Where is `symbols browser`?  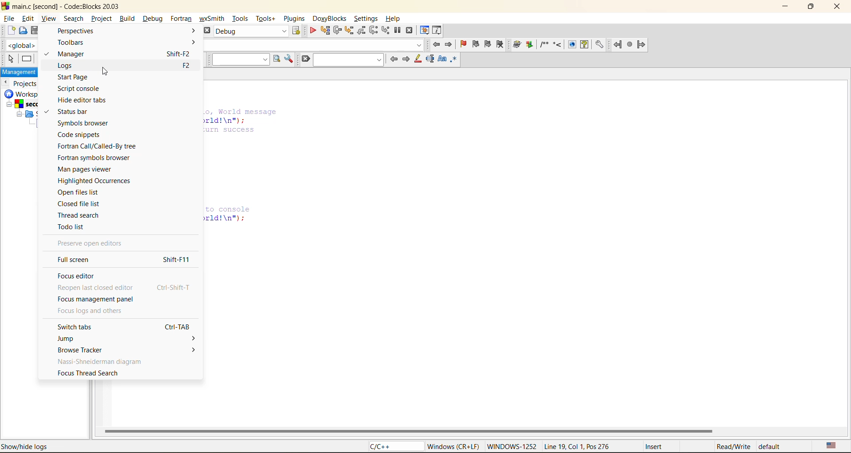 symbols browser is located at coordinates (89, 124).